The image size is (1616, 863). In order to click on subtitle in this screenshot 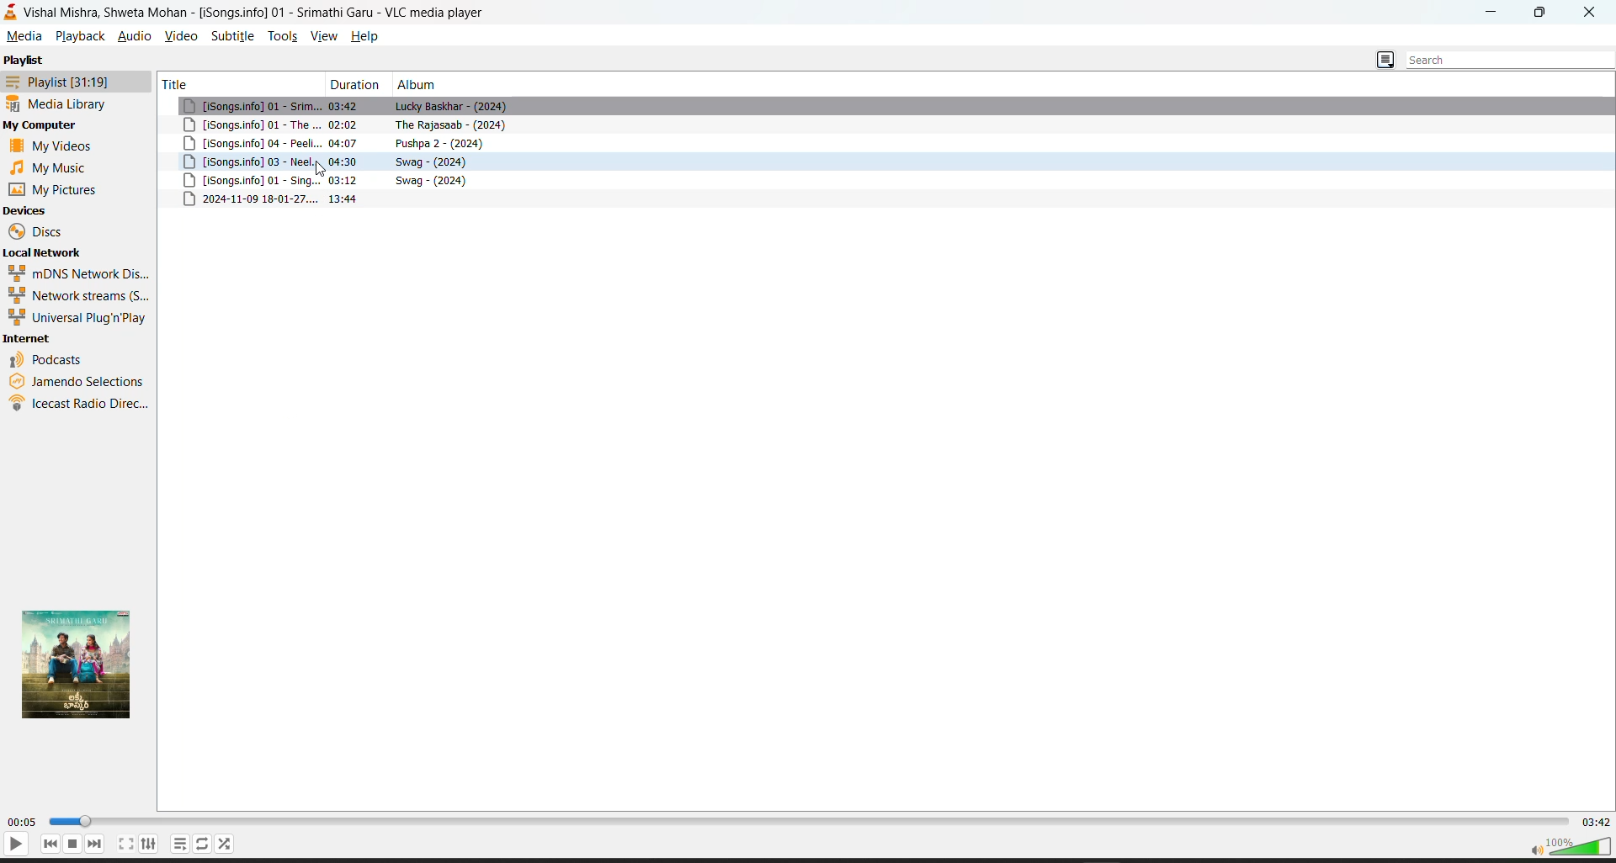, I will do `click(233, 35)`.